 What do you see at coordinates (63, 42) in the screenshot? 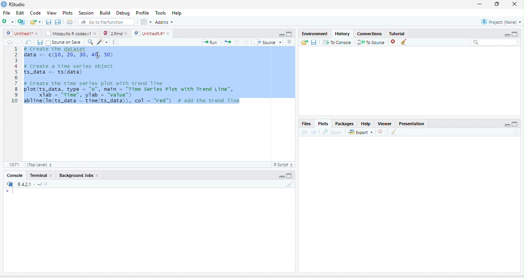
I see `Source on Save` at bounding box center [63, 42].